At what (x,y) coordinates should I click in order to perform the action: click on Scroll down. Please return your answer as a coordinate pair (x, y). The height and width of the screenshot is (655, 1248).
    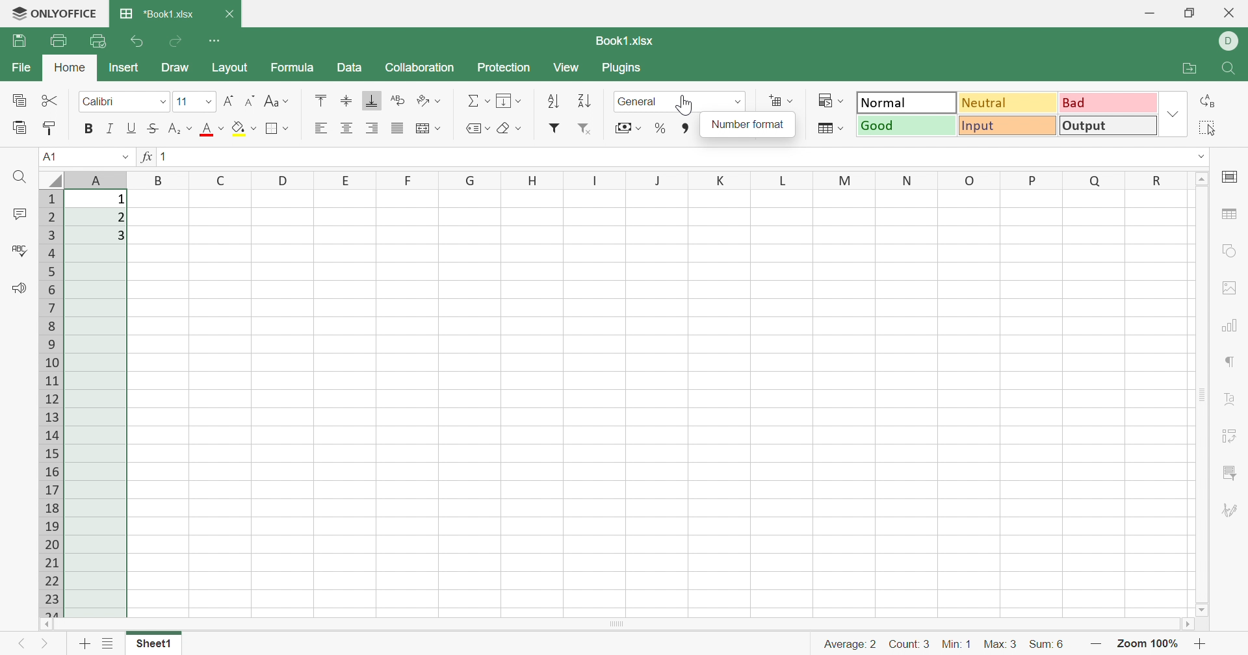
    Looking at the image, I should click on (1202, 611).